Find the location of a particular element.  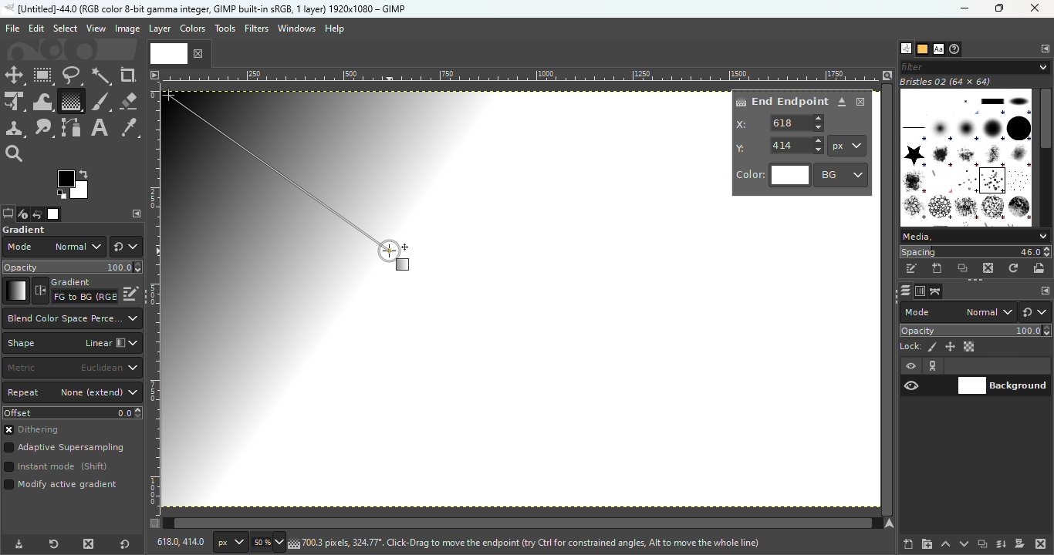

Smudge tool is located at coordinates (44, 128).